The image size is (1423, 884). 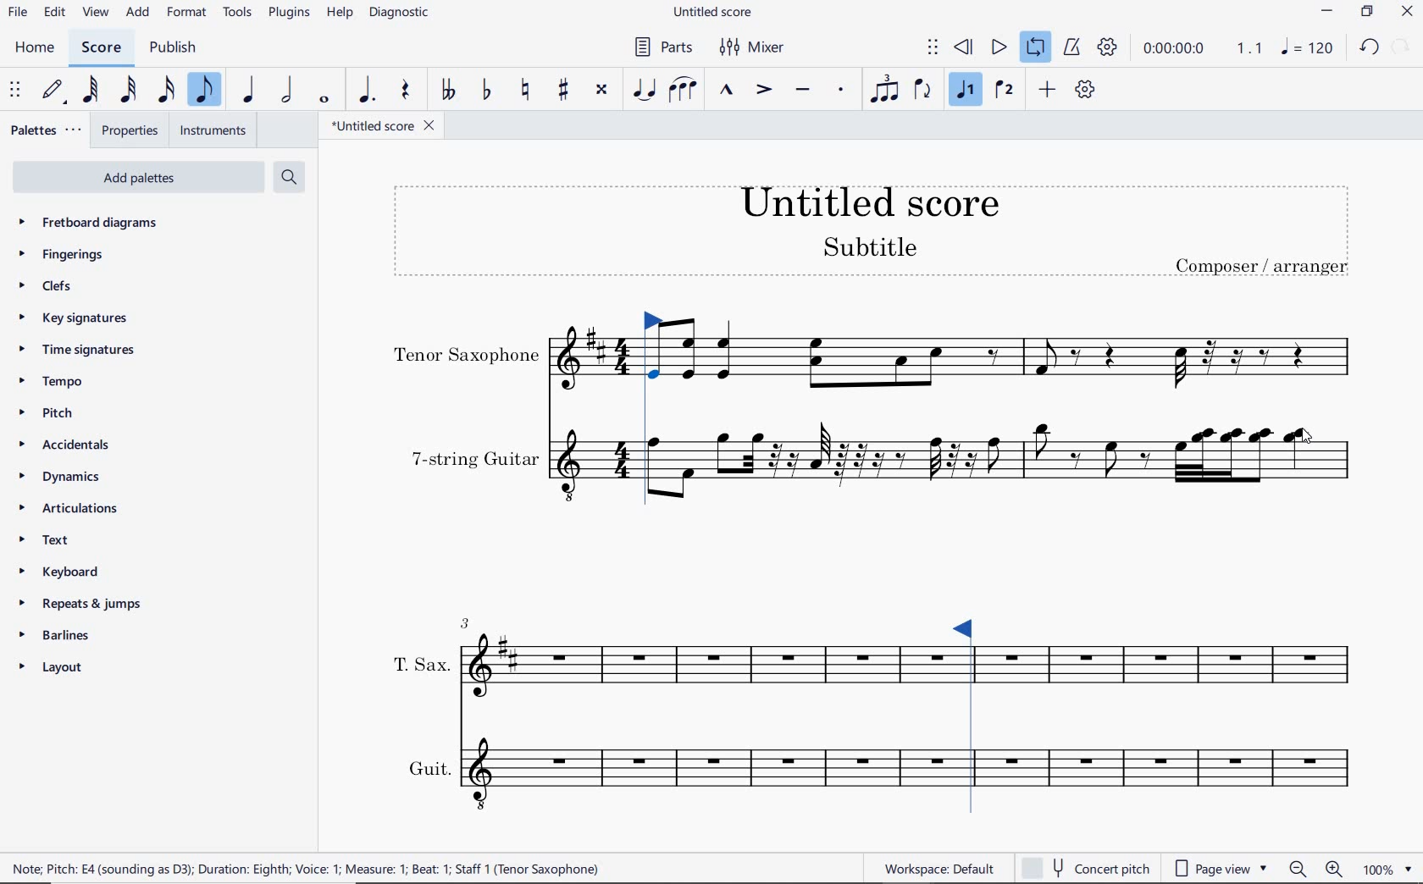 What do you see at coordinates (139, 11) in the screenshot?
I see `ADD` at bounding box center [139, 11].